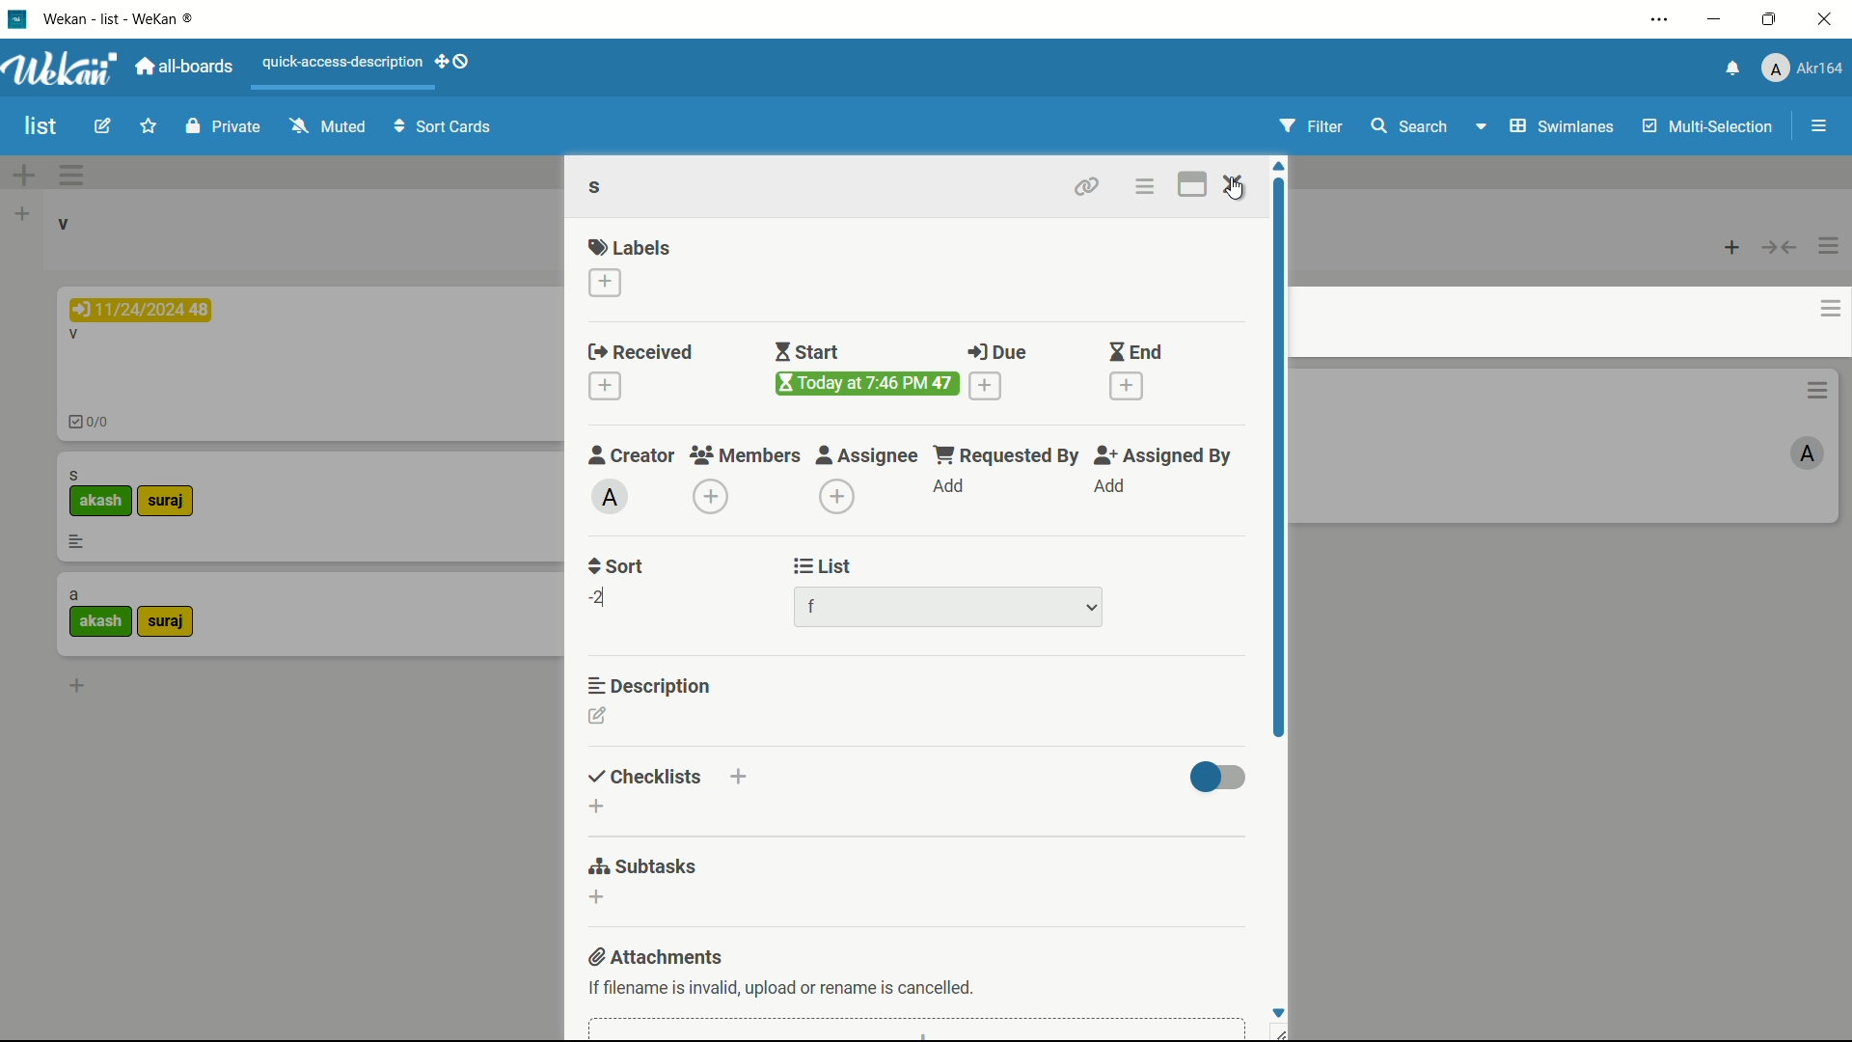  Describe the element at coordinates (1564, 126) in the screenshot. I see `swimlanes` at that location.